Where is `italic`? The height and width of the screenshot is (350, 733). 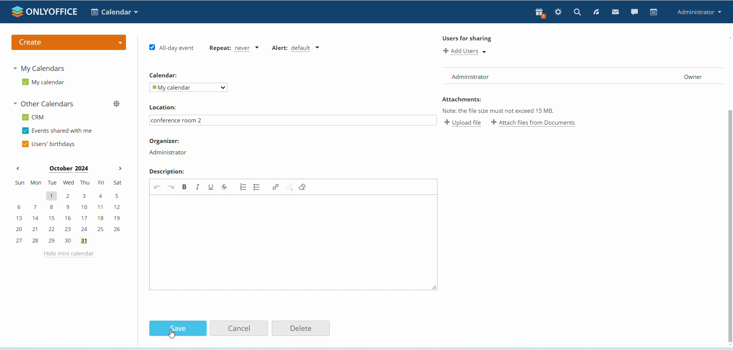
italic is located at coordinates (198, 187).